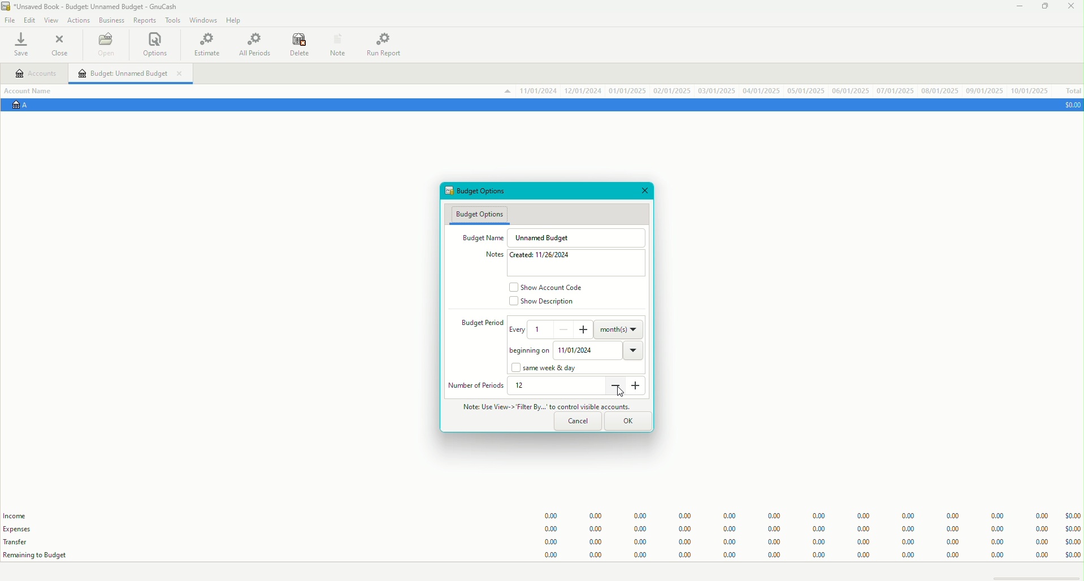 The image size is (1084, 581). Describe the element at coordinates (480, 214) in the screenshot. I see `Budget Options` at that location.